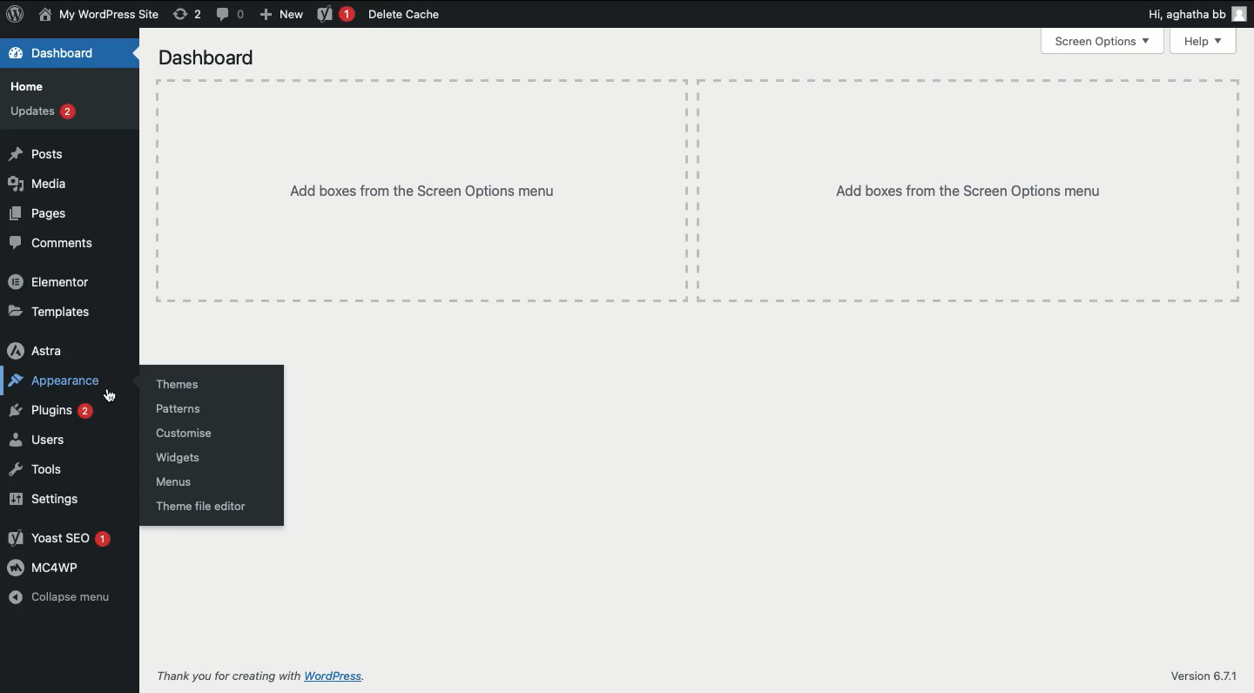 This screenshot has width=1254, height=693. Describe the element at coordinates (1198, 671) in the screenshot. I see `Version 6.7.1` at that location.